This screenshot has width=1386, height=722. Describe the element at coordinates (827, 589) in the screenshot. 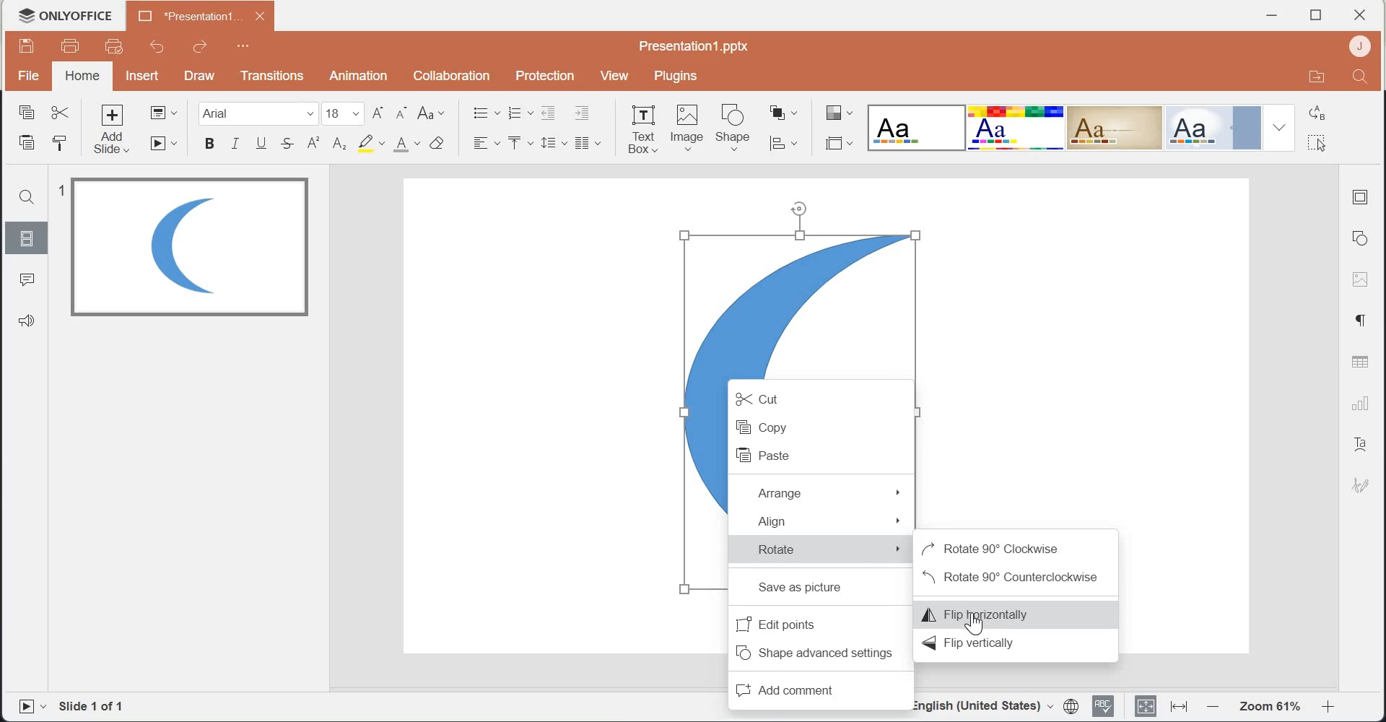

I see `Save as picture` at that location.